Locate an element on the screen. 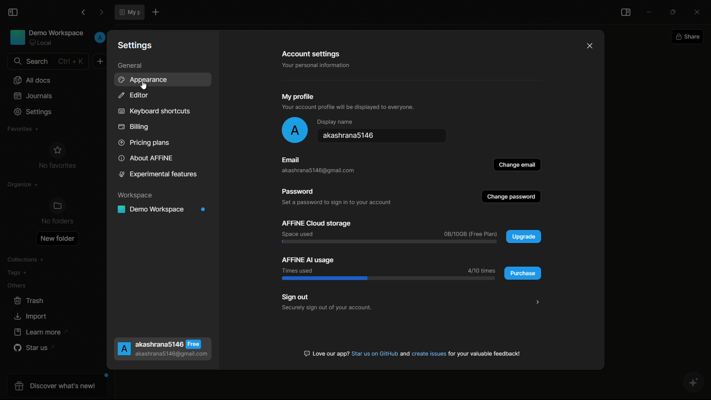 Image resolution: width=711 pixels, height=400 pixels. ai assistant is located at coordinates (695, 383).